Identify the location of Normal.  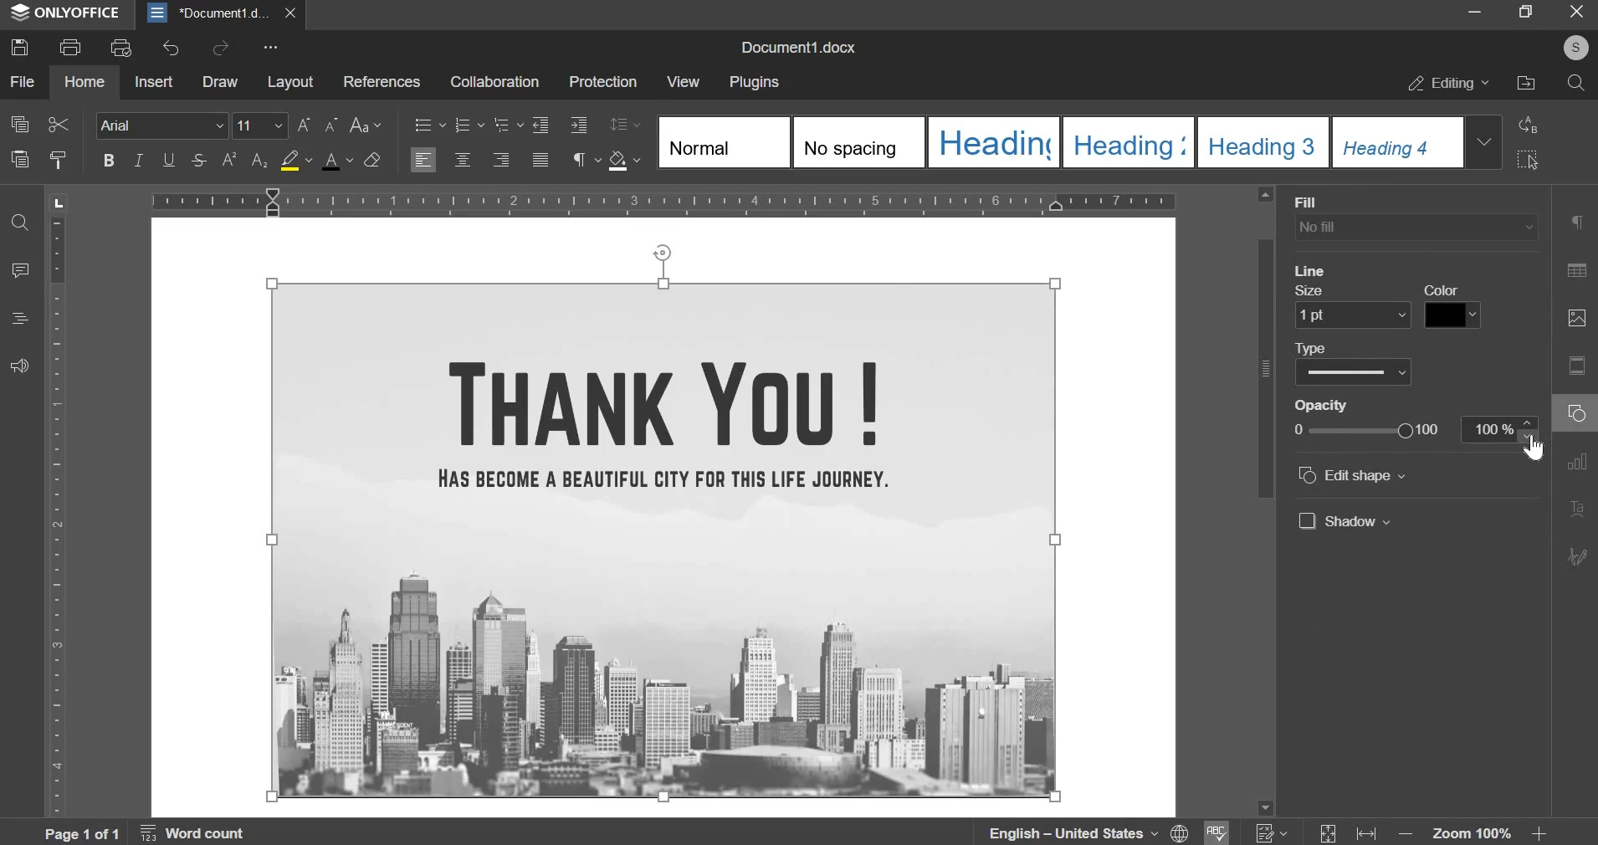
(721, 143).